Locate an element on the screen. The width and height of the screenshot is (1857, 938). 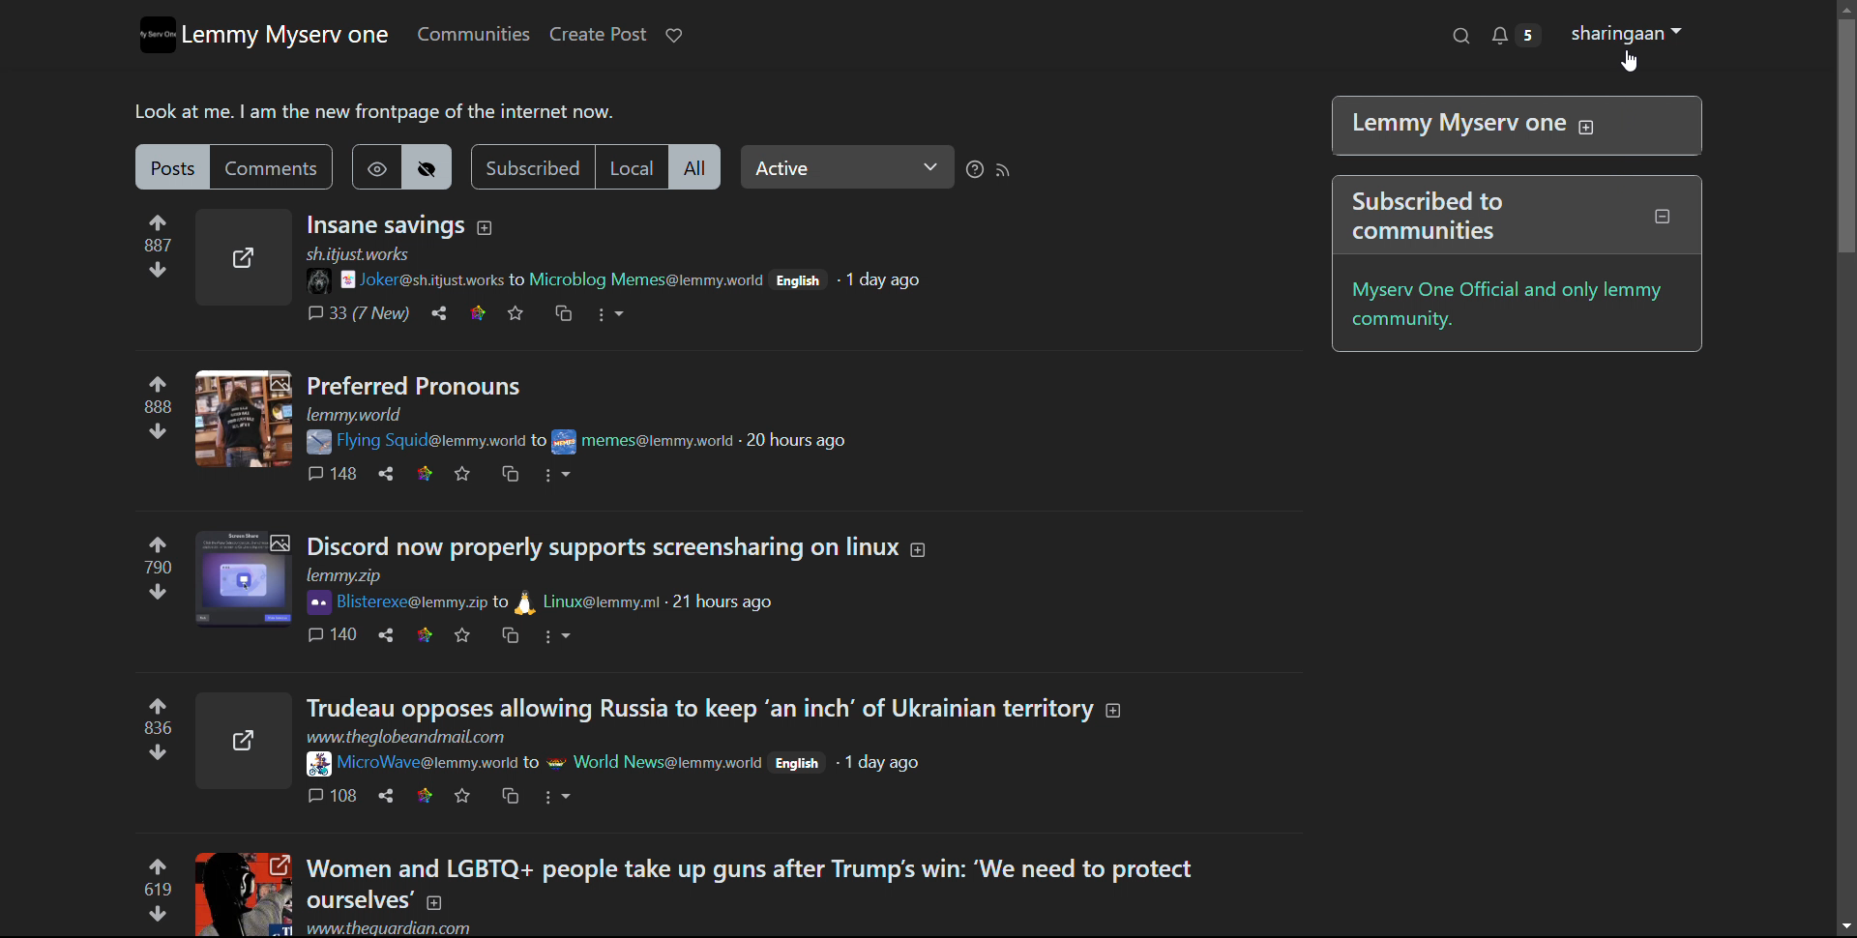
lemmy myserv one is located at coordinates (286, 36).